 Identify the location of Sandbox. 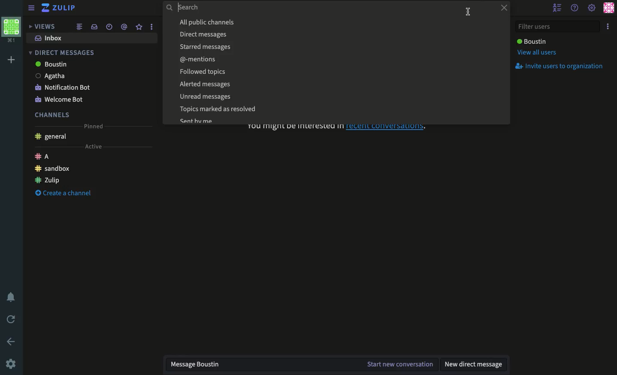
(53, 169).